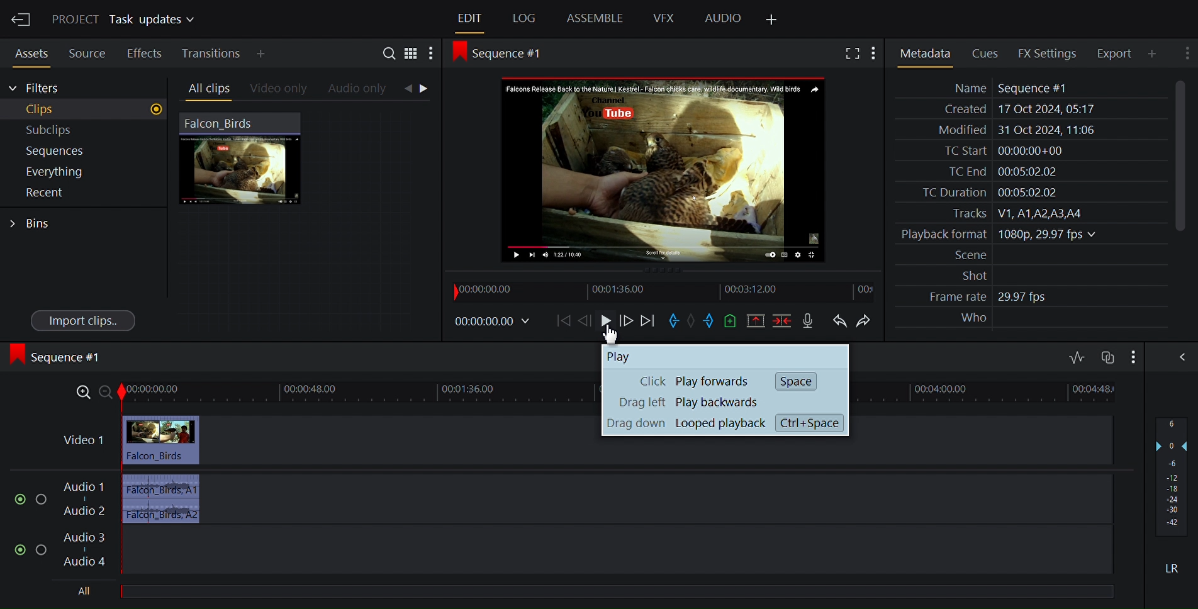  What do you see at coordinates (584, 498) in the screenshot?
I see `Audio 1, Audio 2` at bounding box center [584, 498].